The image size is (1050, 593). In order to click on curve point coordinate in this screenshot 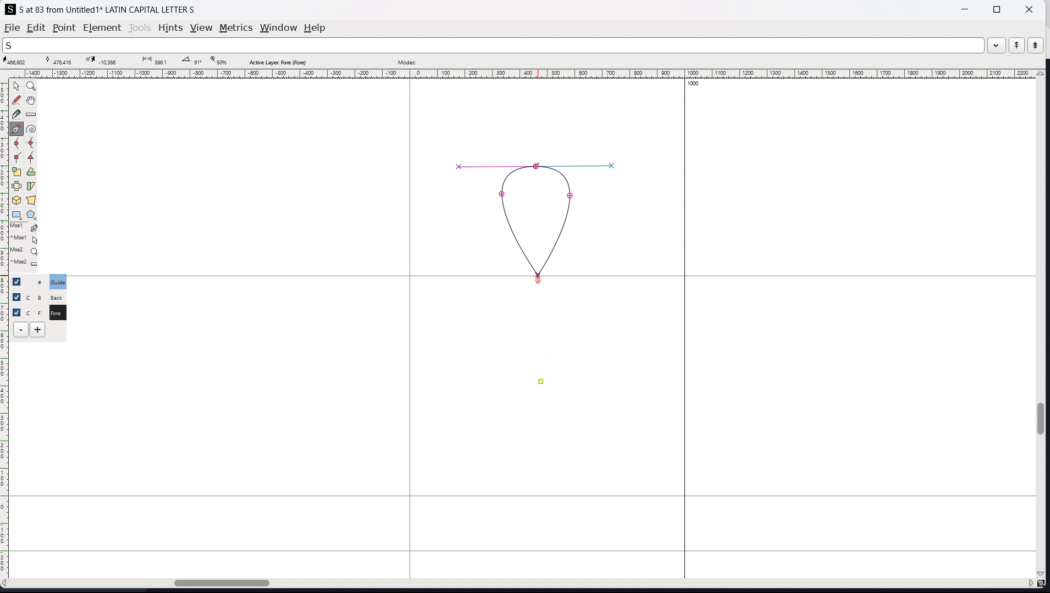, I will do `click(62, 61)`.